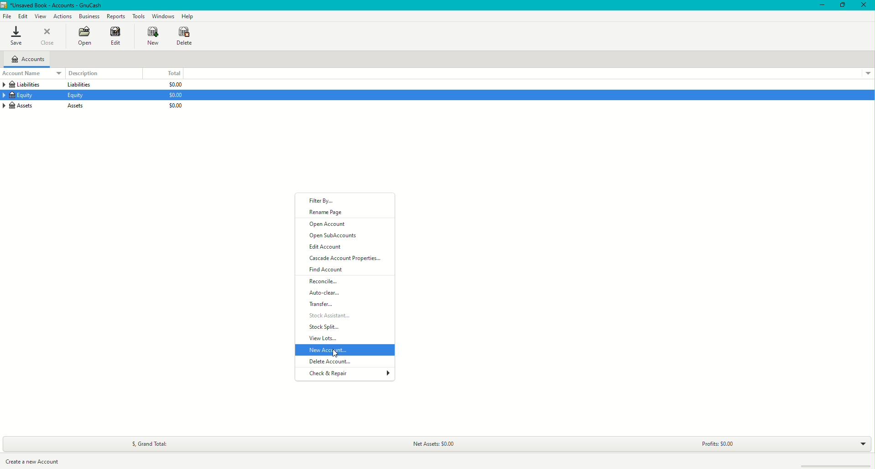  Describe the element at coordinates (319, 305) in the screenshot. I see `Transfer` at that location.